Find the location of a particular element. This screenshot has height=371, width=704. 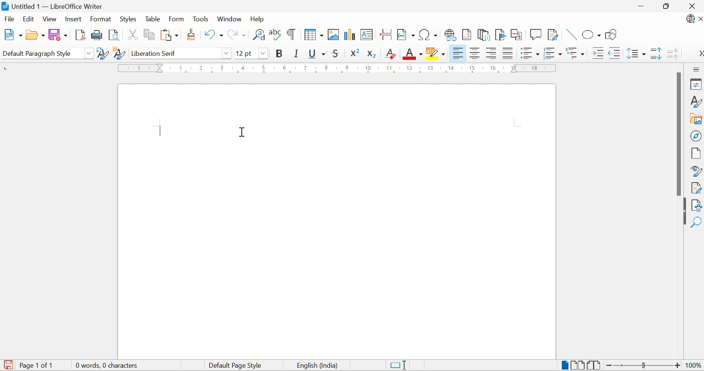

Basic Shapes is located at coordinates (592, 35).